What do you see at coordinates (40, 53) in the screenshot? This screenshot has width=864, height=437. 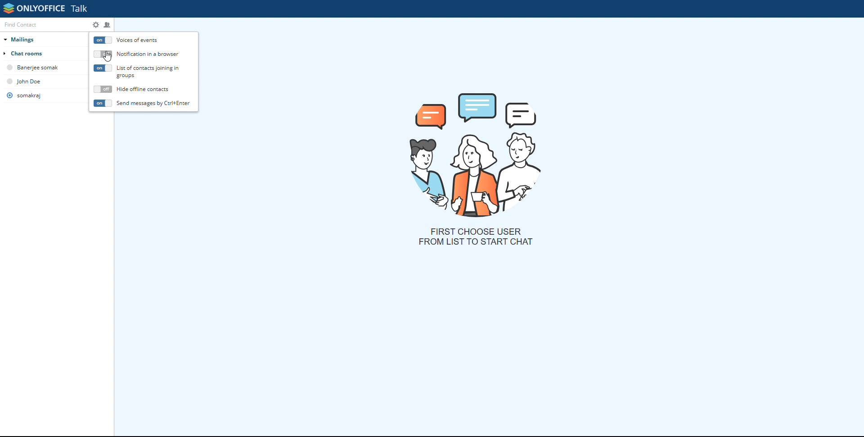 I see `chat rooms` at bounding box center [40, 53].